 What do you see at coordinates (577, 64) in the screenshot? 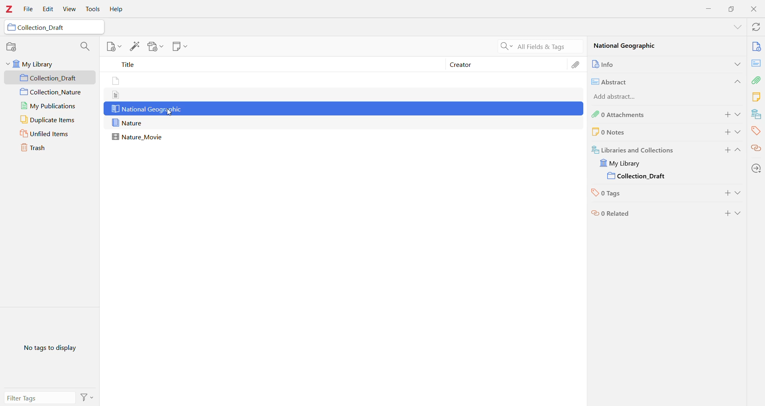
I see `Attachments` at bounding box center [577, 64].